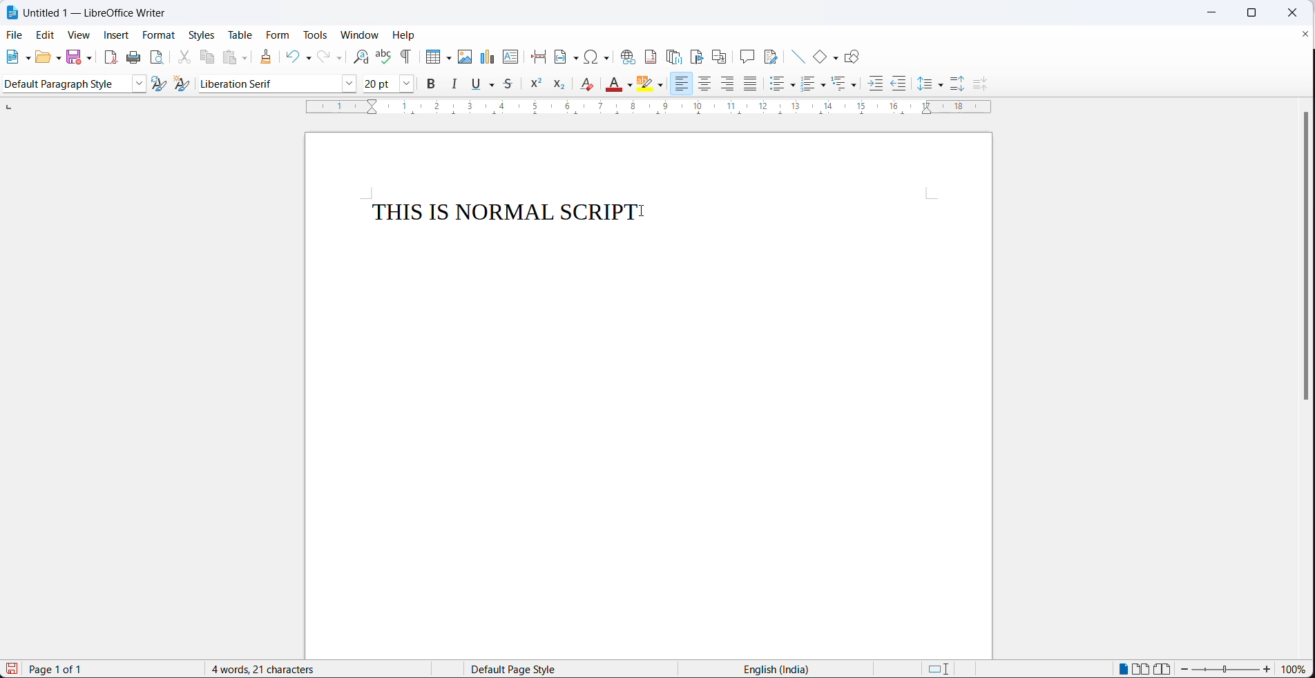 This screenshot has width=1315, height=678. I want to click on find and replace, so click(358, 56).